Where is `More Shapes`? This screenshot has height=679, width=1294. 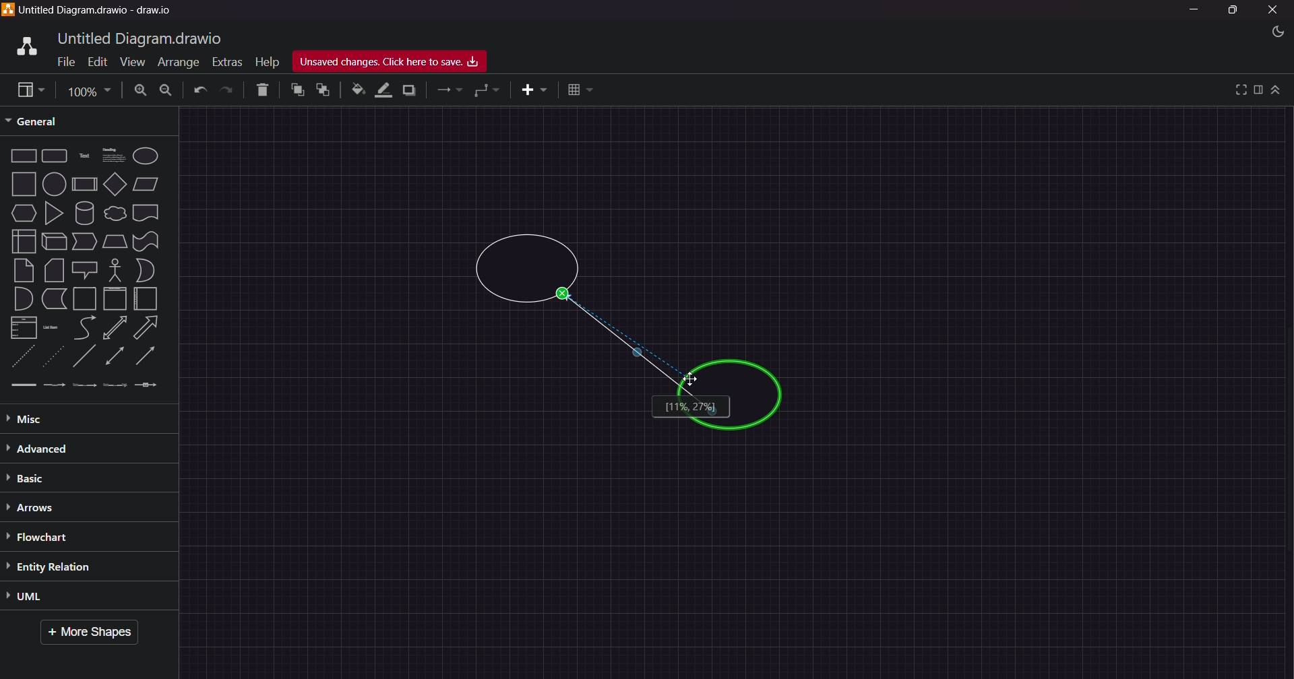
More Shapes is located at coordinates (94, 633).